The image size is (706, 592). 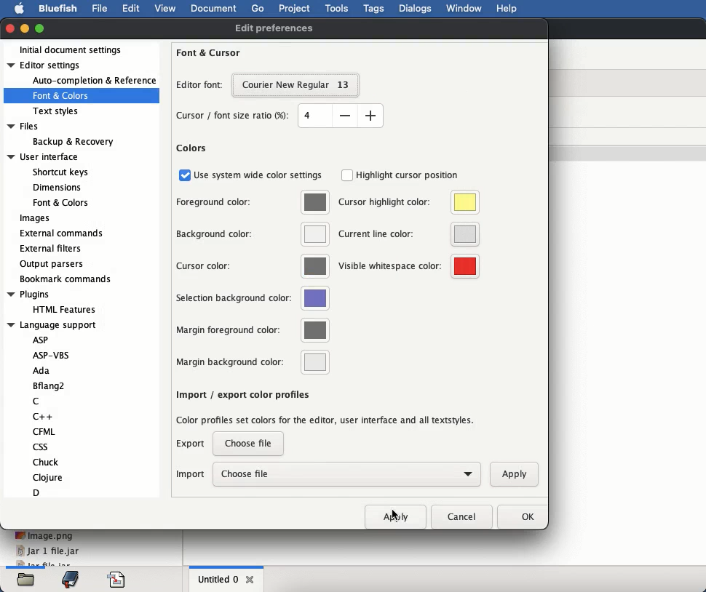 What do you see at coordinates (254, 299) in the screenshot?
I see `selection background color` at bounding box center [254, 299].